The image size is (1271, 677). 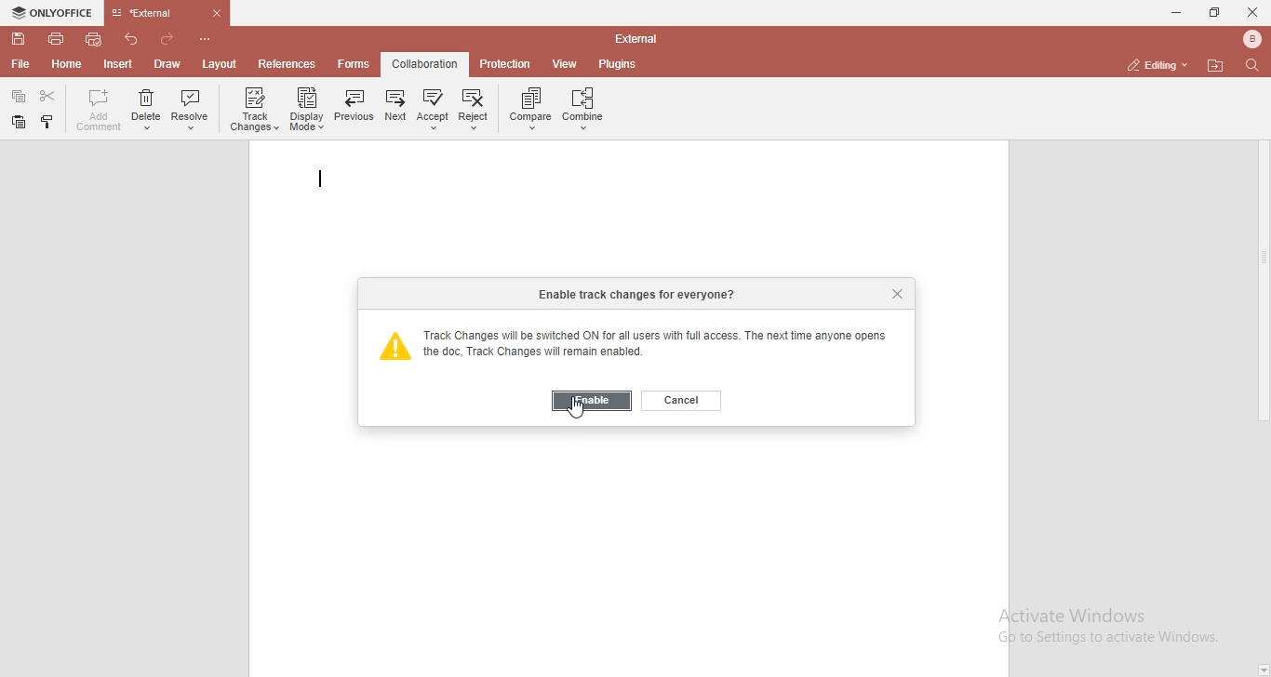 I want to click on add comment, so click(x=96, y=110).